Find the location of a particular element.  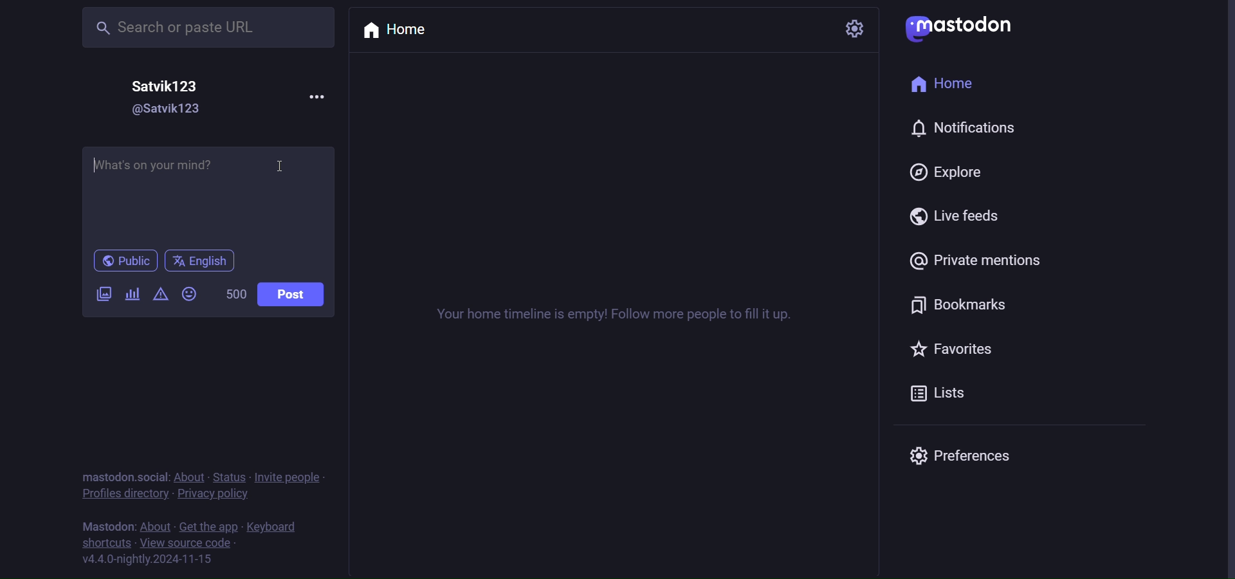

perfect directory is located at coordinates (122, 495).